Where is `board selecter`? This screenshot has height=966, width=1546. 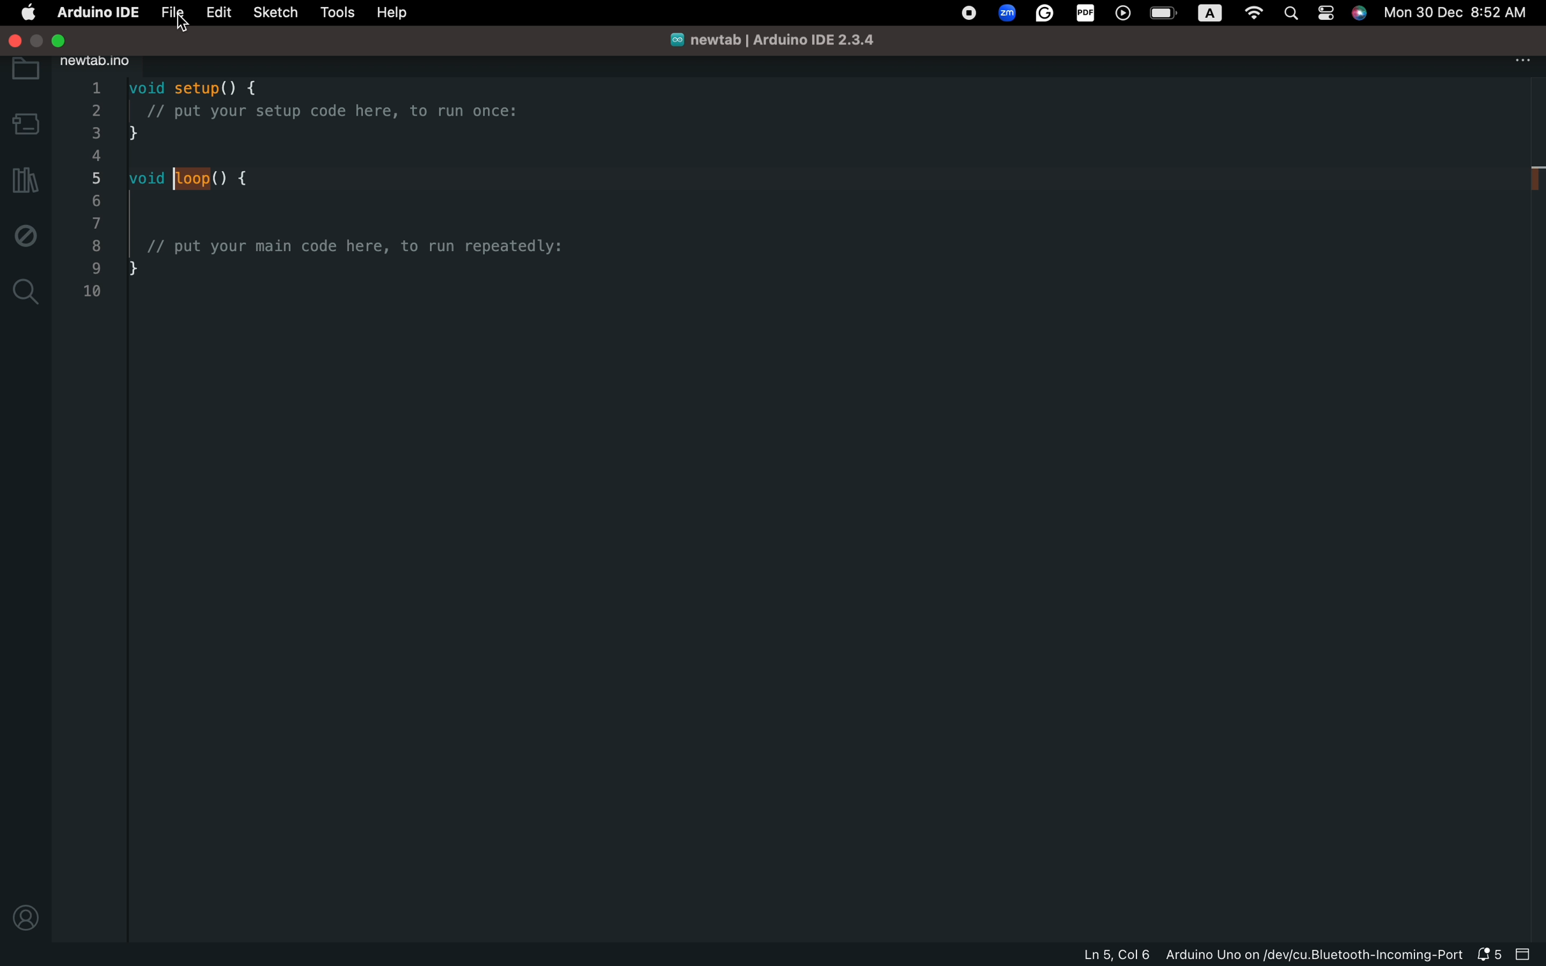
board selecter is located at coordinates (24, 126).